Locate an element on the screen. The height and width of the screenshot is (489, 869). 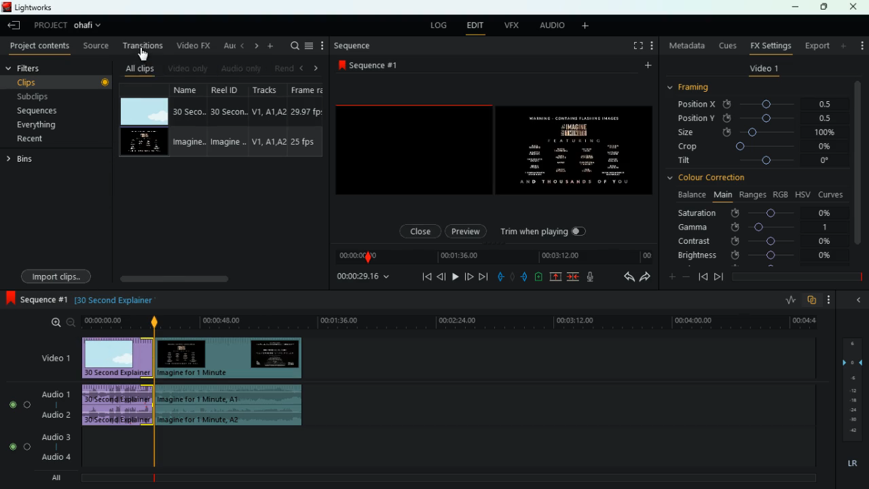
pull is located at coordinates (500, 277).